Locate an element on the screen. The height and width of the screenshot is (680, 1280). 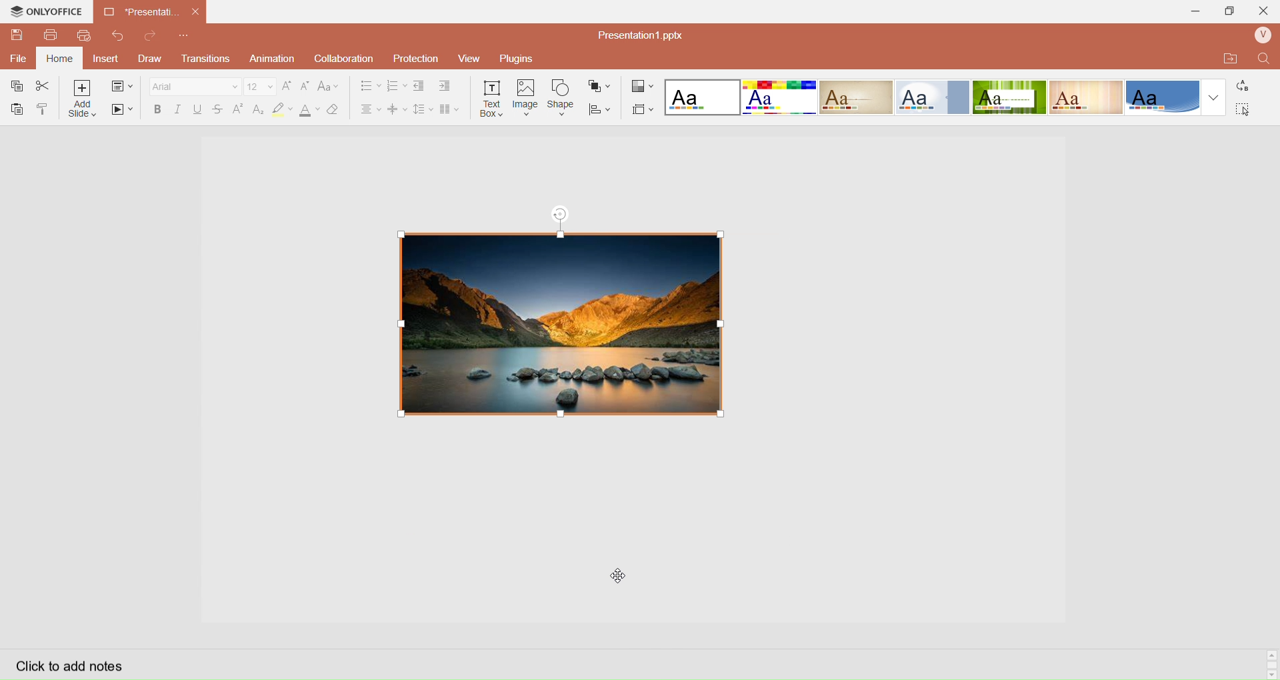
Close is located at coordinates (1265, 11).